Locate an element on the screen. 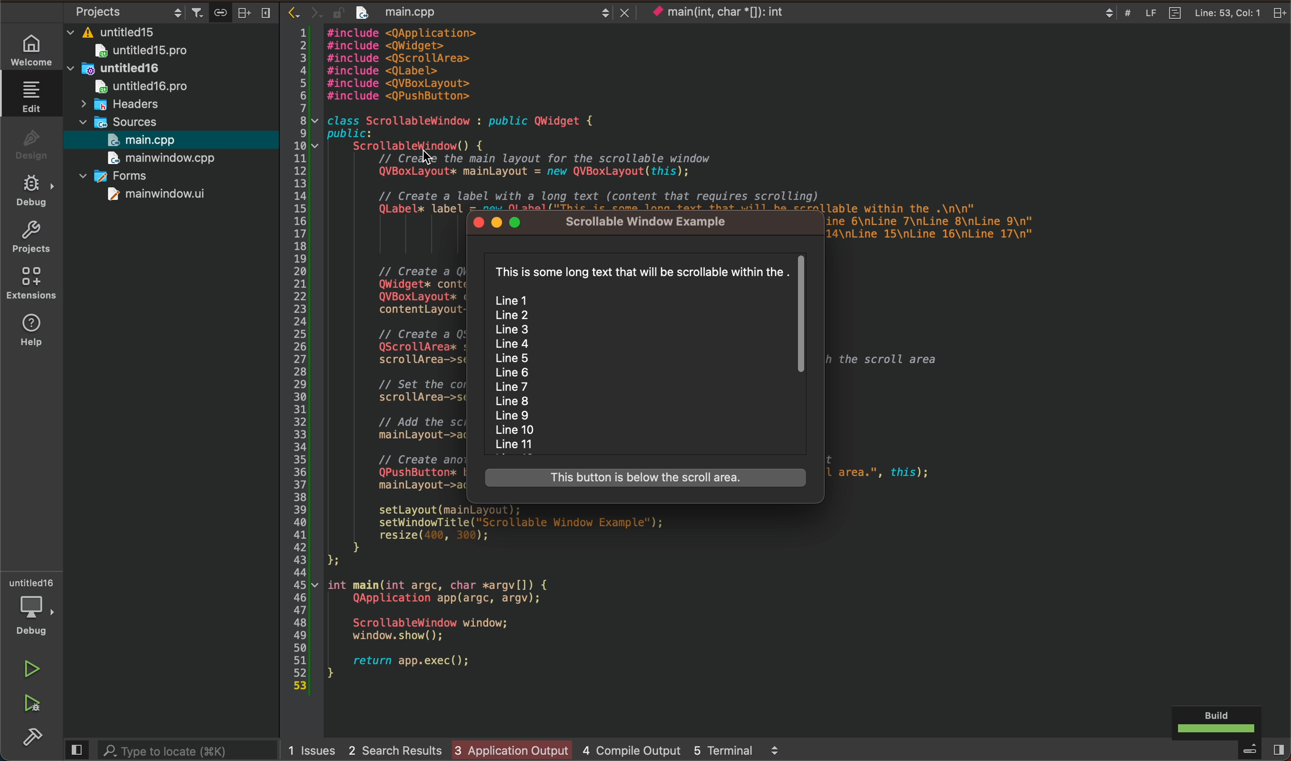 This screenshot has width=1291, height=761. debugger is located at coordinates (30, 607).